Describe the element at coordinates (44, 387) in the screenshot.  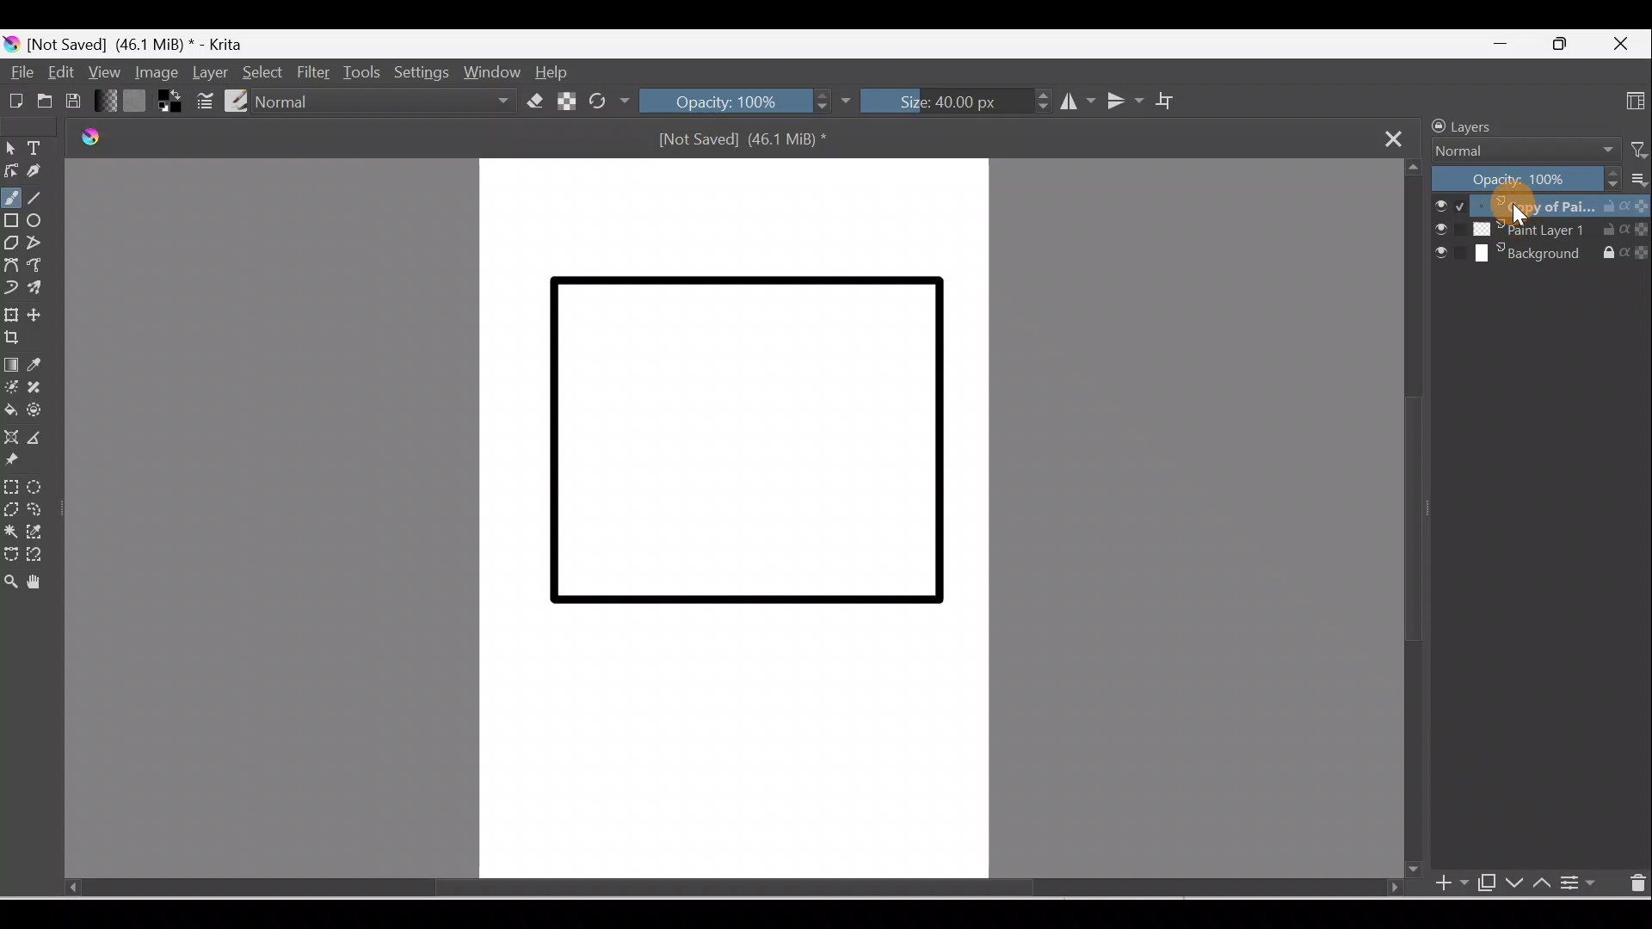
I see `Smart patch tool` at that location.